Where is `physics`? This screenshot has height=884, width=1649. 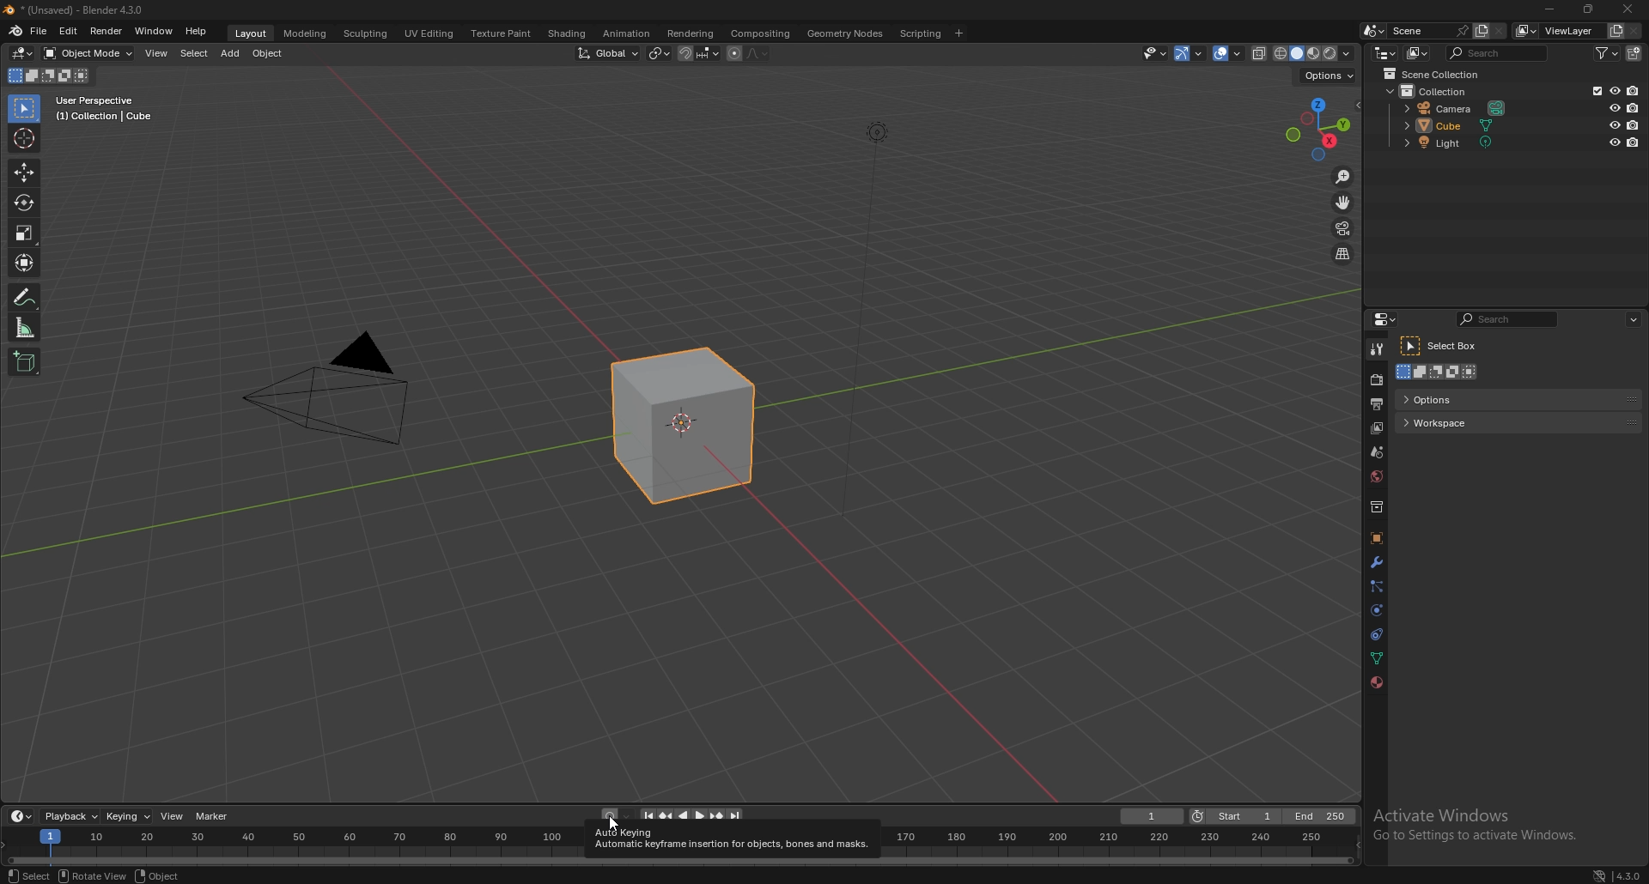 physics is located at coordinates (1377, 610).